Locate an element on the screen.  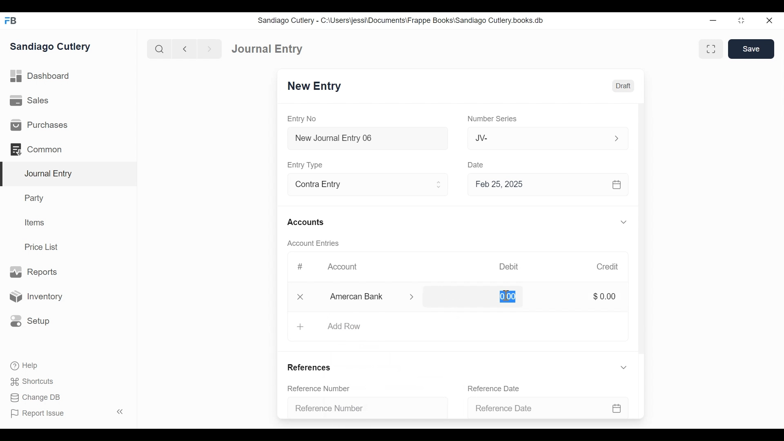
Frappe Books Desktop icon is located at coordinates (11, 21).